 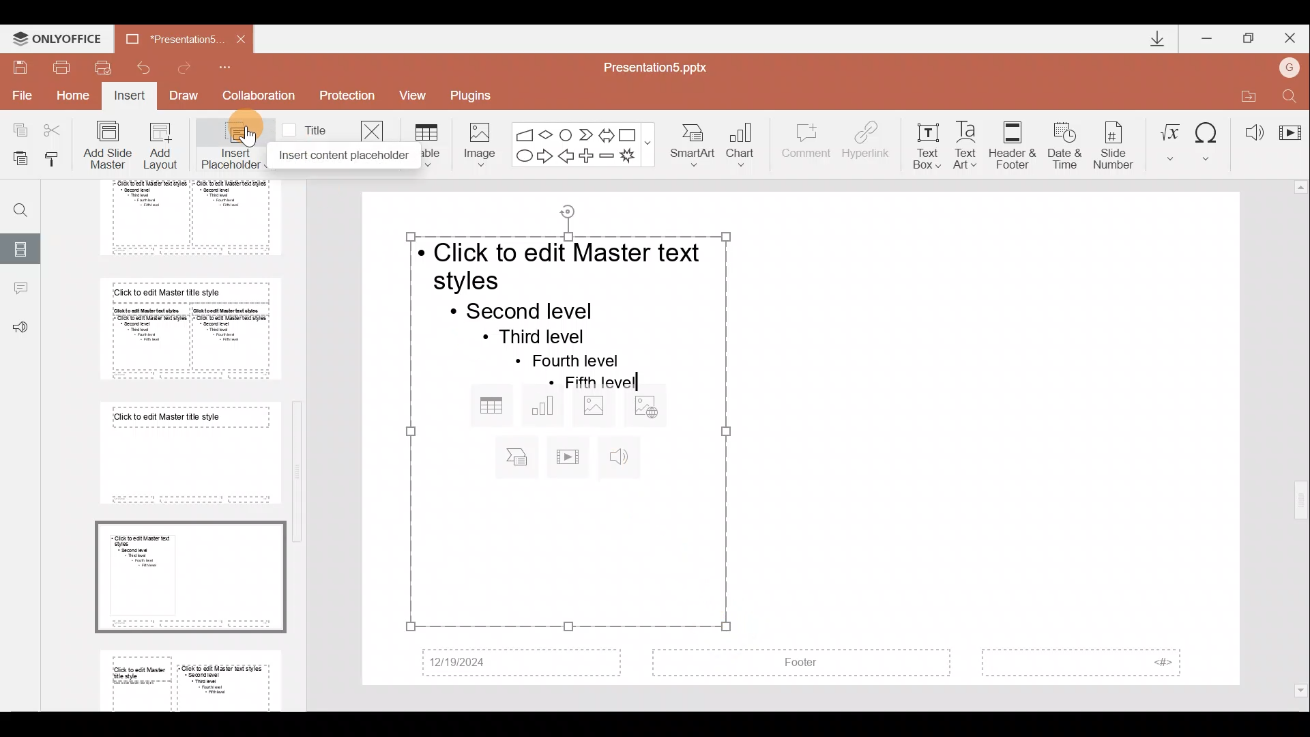 I want to click on Open file location, so click(x=1245, y=93).